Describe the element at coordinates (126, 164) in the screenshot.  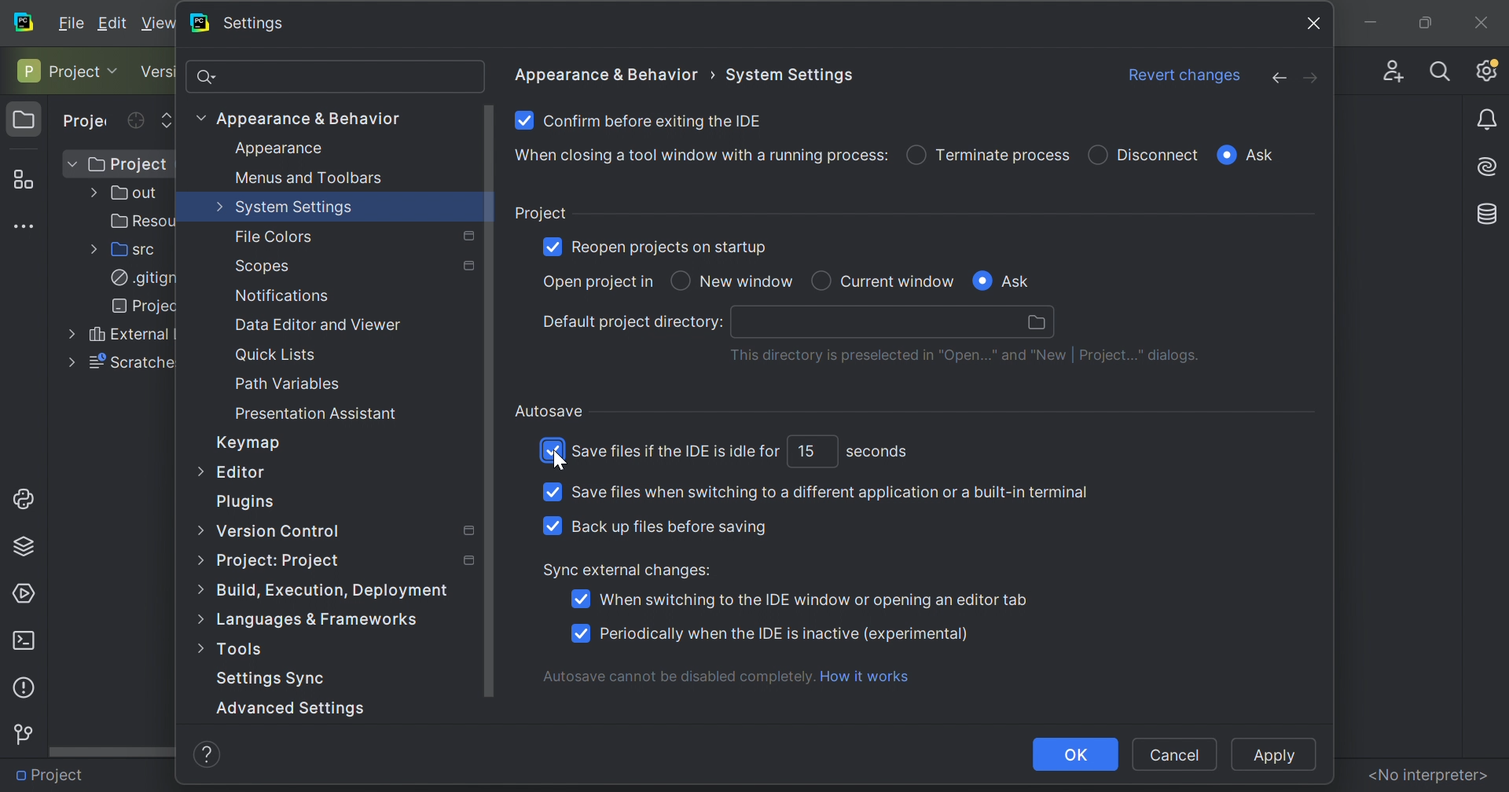
I see `Project` at that location.